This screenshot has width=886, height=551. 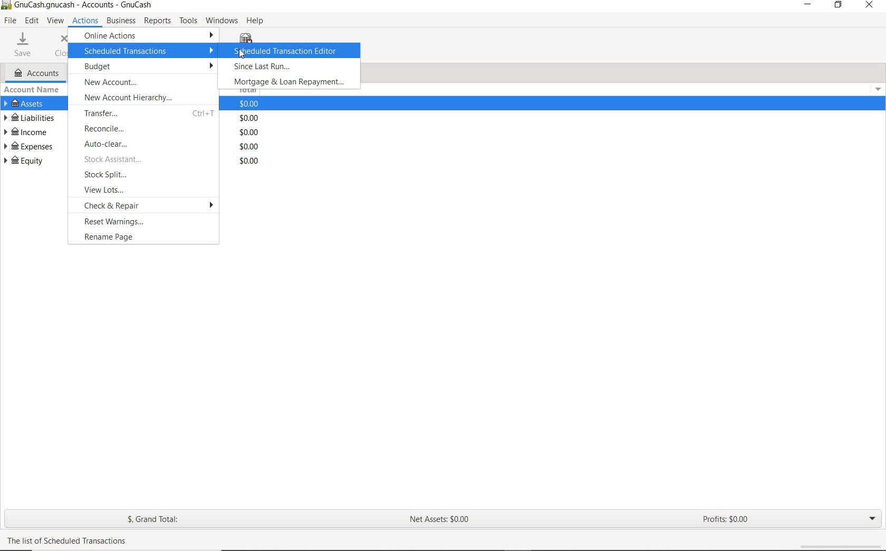 What do you see at coordinates (248, 146) in the screenshot?
I see `total` at bounding box center [248, 146].